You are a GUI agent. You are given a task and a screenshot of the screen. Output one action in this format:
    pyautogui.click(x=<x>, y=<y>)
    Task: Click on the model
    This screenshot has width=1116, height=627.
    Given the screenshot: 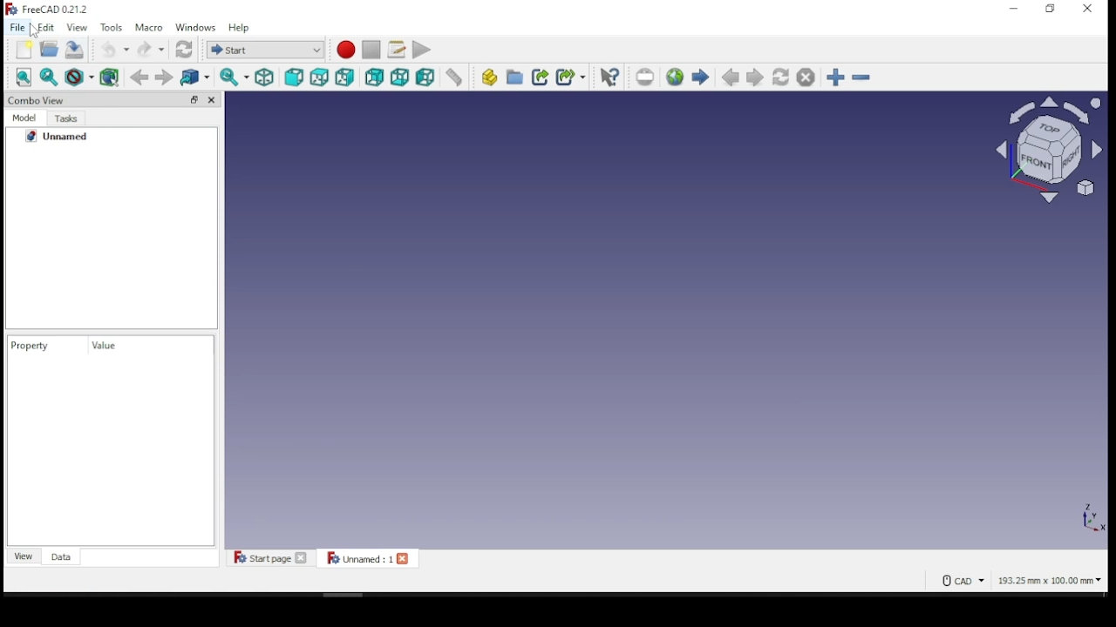 What is the action you would take?
    pyautogui.click(x=26, y=119)
    